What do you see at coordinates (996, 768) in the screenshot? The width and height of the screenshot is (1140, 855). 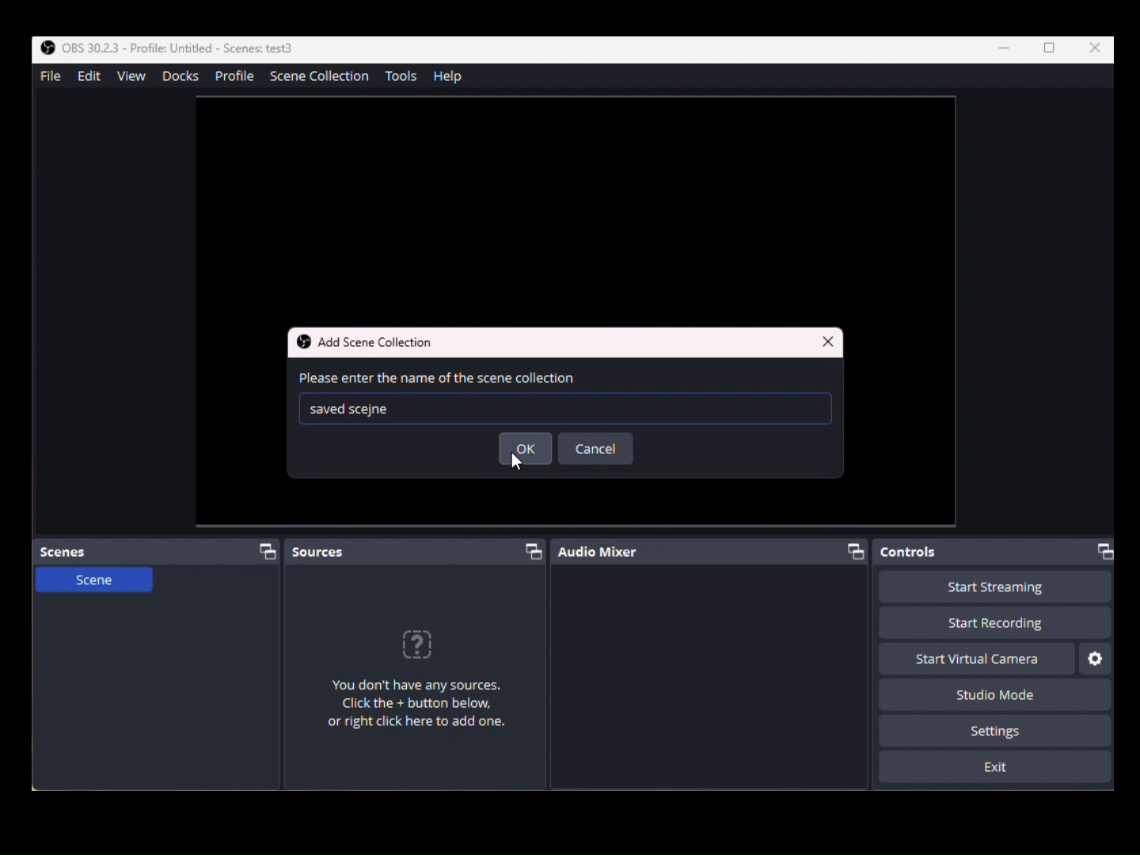 I see `Exit` at bounding box center [996, 768].